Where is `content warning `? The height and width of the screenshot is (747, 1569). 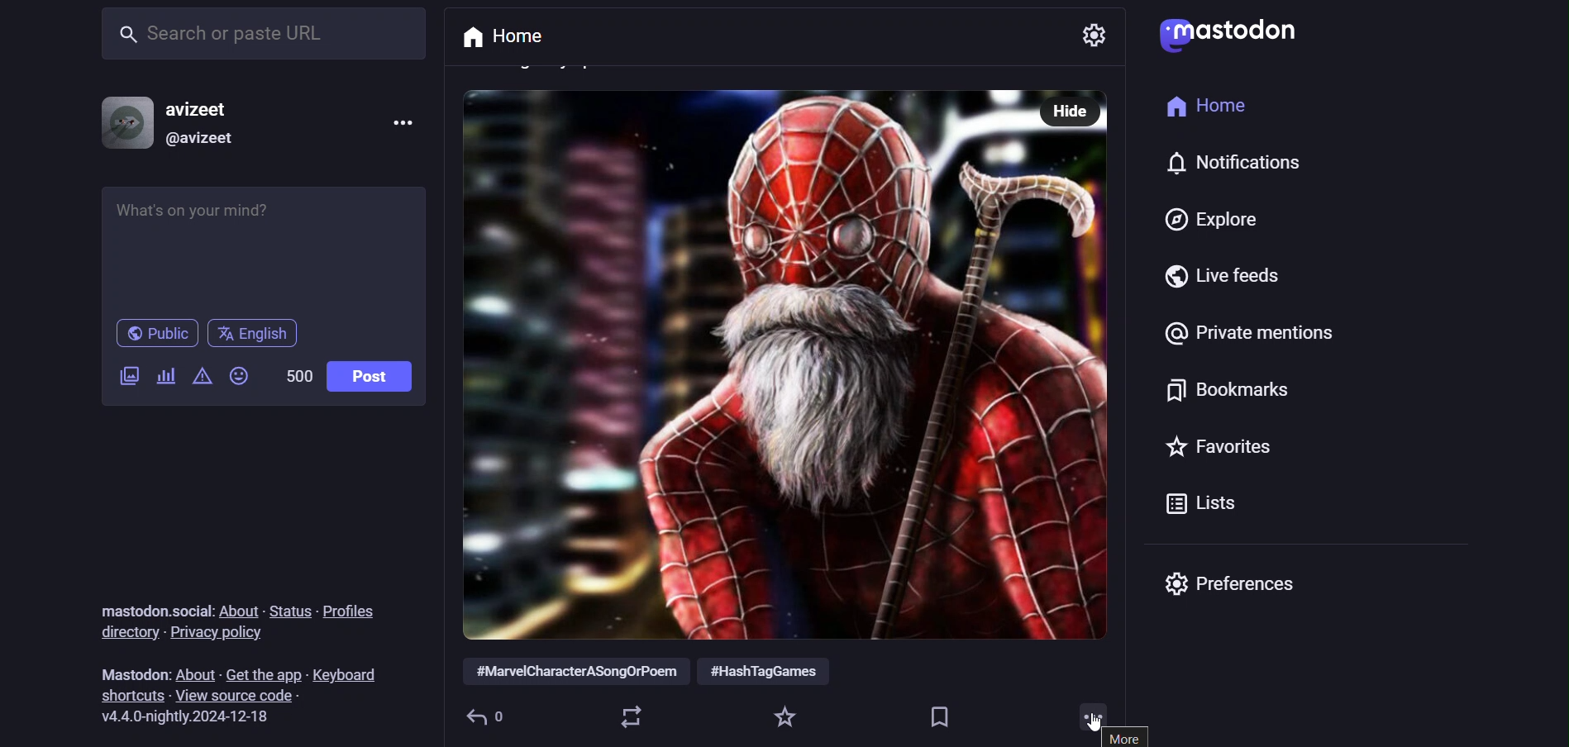 content warning  is located at coordinates (165, 377).